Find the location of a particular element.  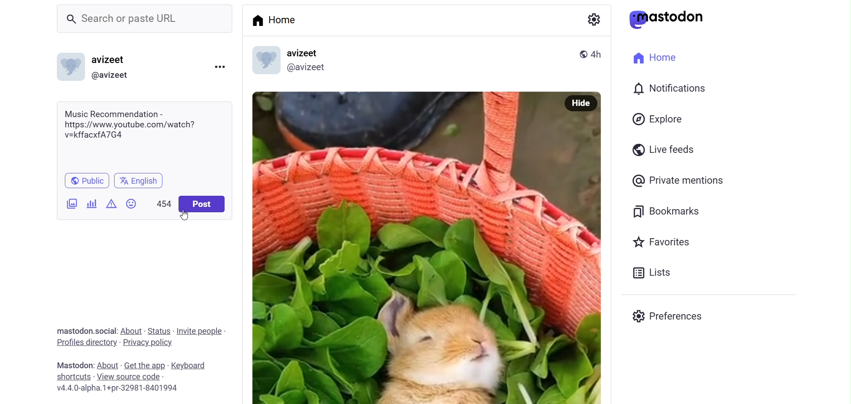

Public is located at coordinates (87, 180).